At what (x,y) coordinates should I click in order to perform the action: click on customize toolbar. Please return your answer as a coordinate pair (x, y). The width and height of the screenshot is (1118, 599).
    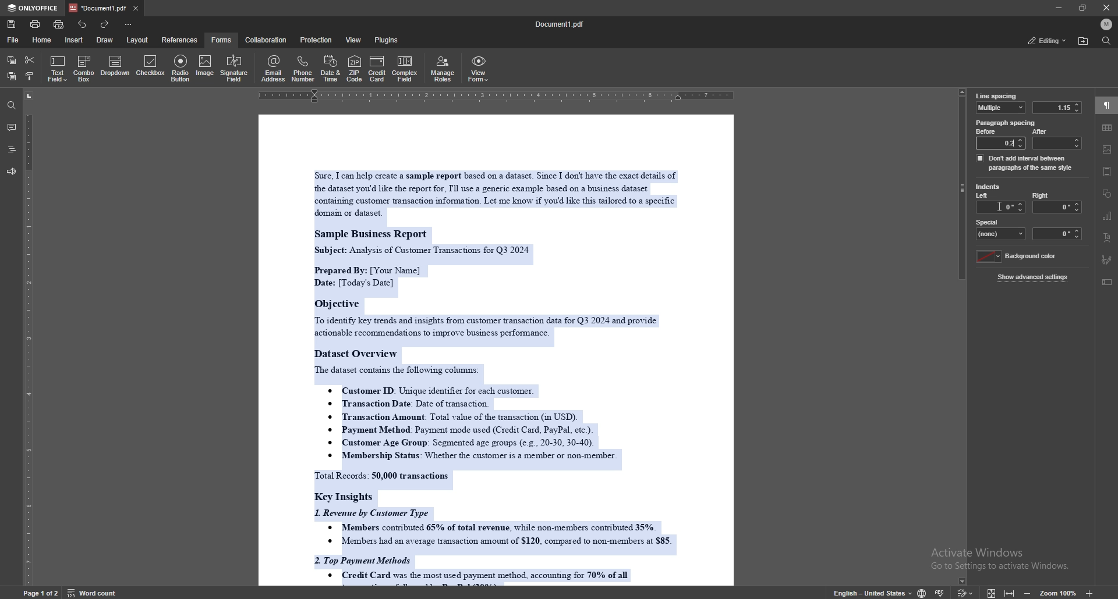
    Looking at the image, I should click on (128, 24).